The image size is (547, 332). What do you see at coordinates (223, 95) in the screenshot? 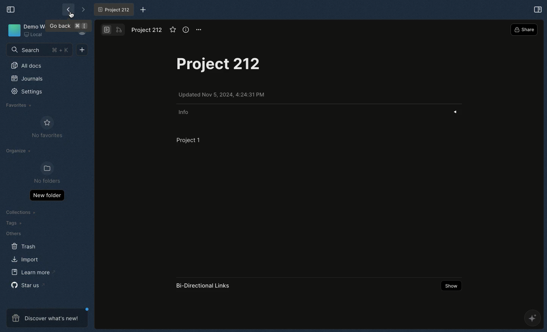
I see `Updated Nov 5, 2024, 4:19:41 PM` at bounding box center [223, 95].